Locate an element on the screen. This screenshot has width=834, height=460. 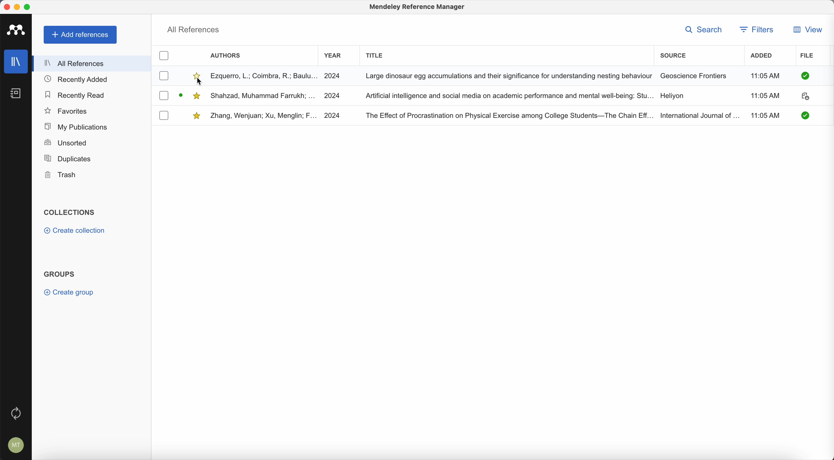
checkbox is located at coordinates (164, 56).